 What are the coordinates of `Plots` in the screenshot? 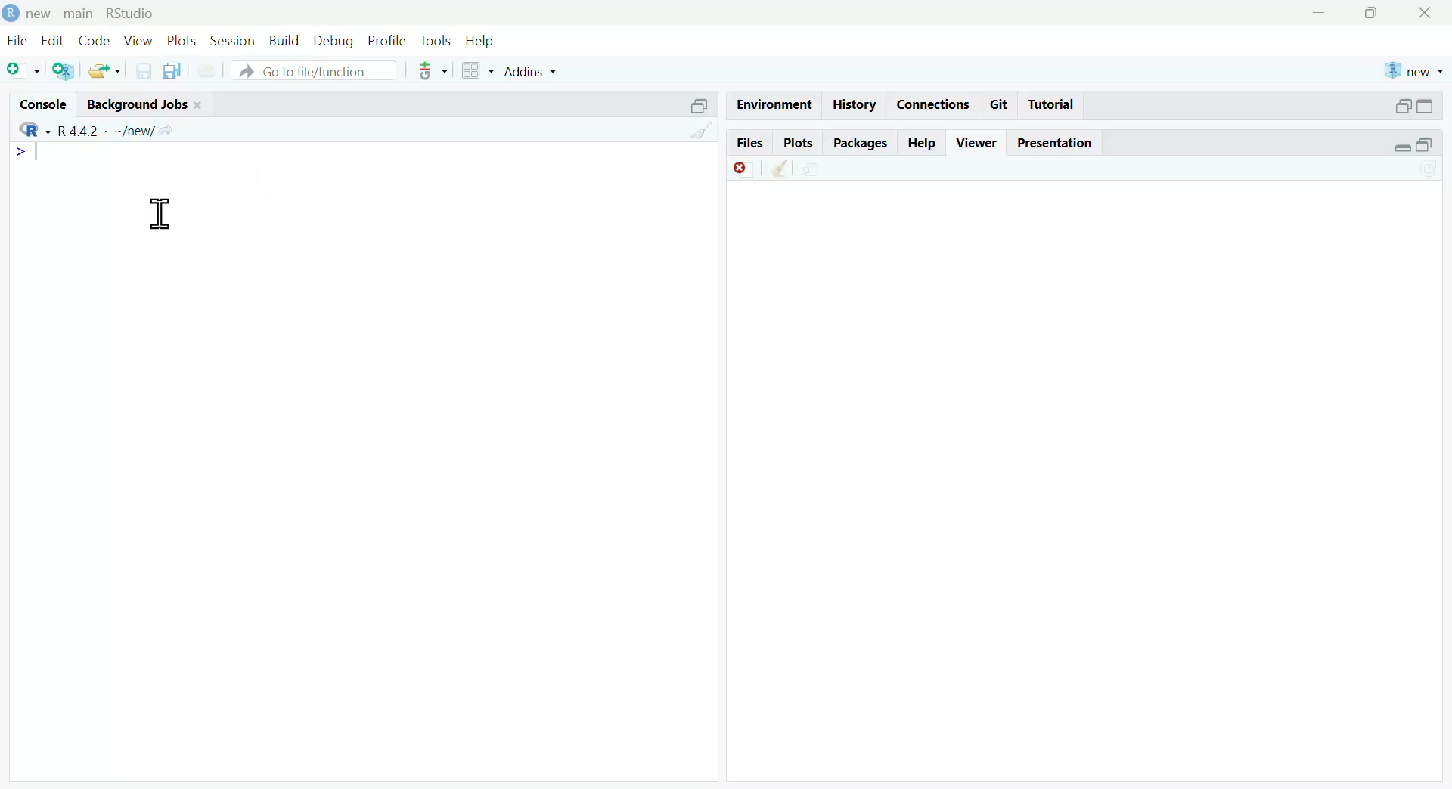 It's located at (181, 41).